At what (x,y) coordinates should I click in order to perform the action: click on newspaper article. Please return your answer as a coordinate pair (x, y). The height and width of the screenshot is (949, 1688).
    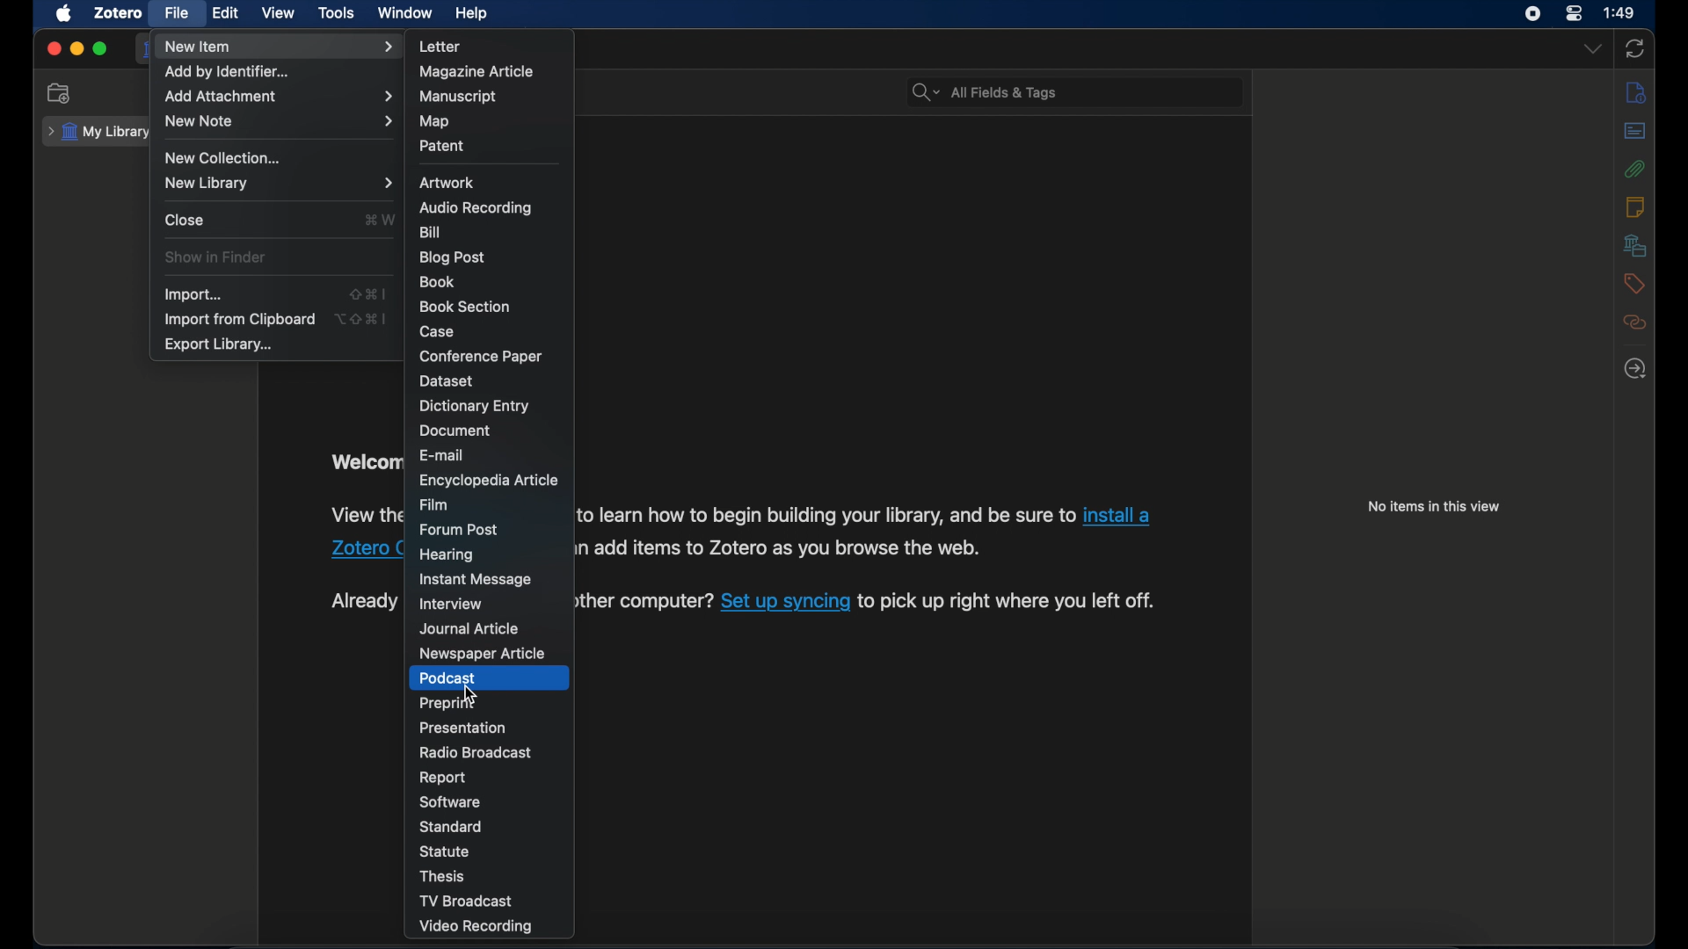
    Looking at the image, I should click on (484, 654).